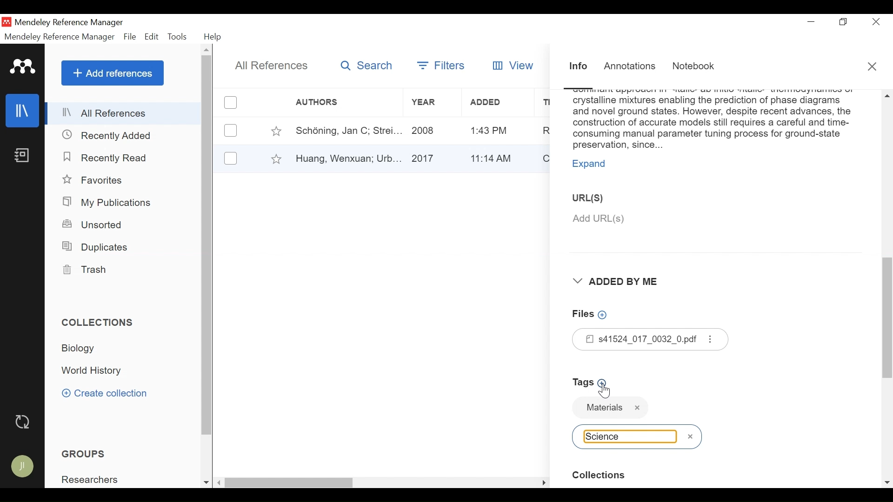  Describe the element at coordinates (345, 130) in the screenshot. I see `Author` at that location.